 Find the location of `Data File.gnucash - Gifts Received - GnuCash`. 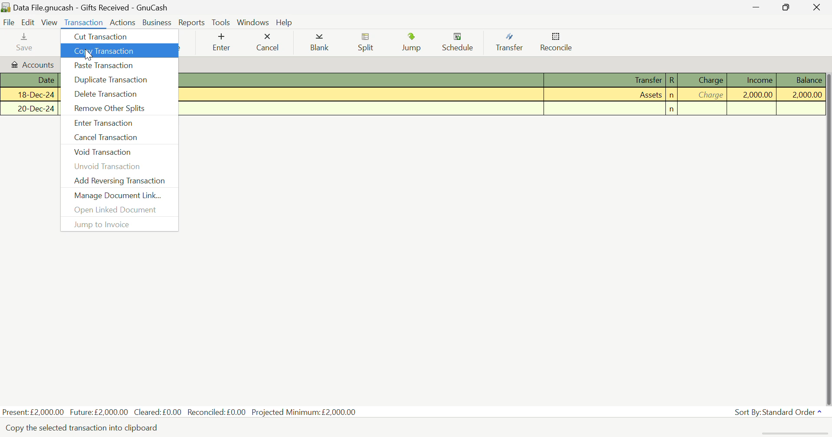

Data File.gnucash - Gifts Received - GnuCash is located at coordinates (105, 7).